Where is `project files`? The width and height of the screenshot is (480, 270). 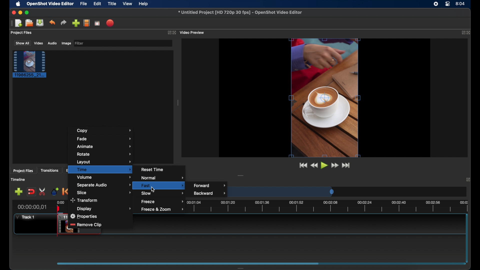 project files is located at coordinates (23, 171).